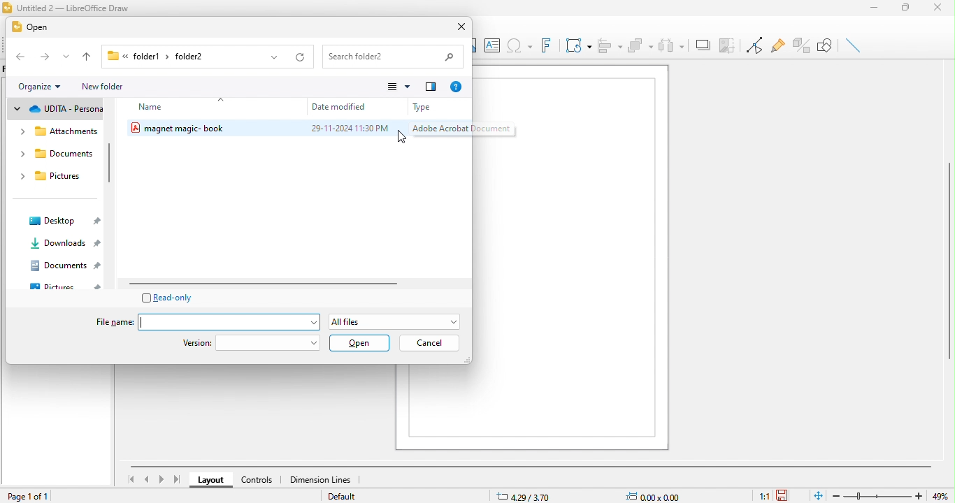  I want to click on refresh, so click(298, 57).